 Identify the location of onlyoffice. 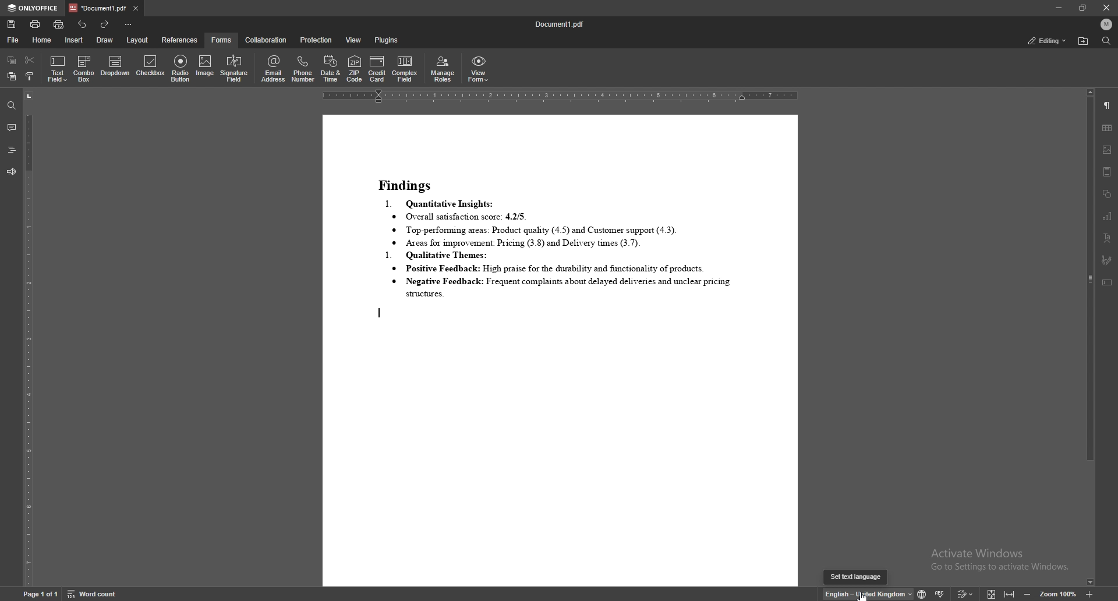
(33, 8).